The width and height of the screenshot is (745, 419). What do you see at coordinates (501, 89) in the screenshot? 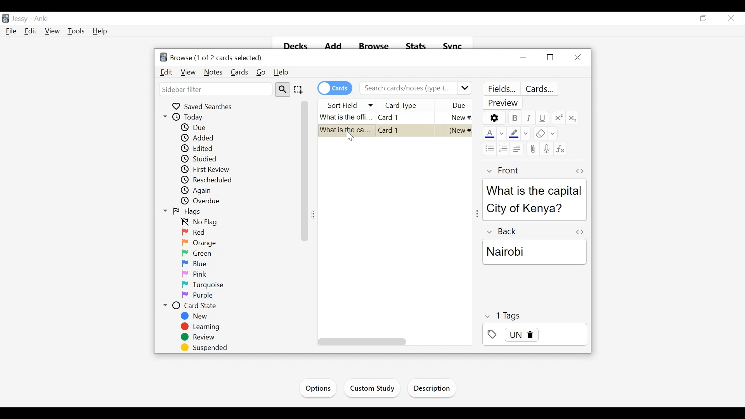
I see `Customize Fiel` at bounding box center [501, 89].